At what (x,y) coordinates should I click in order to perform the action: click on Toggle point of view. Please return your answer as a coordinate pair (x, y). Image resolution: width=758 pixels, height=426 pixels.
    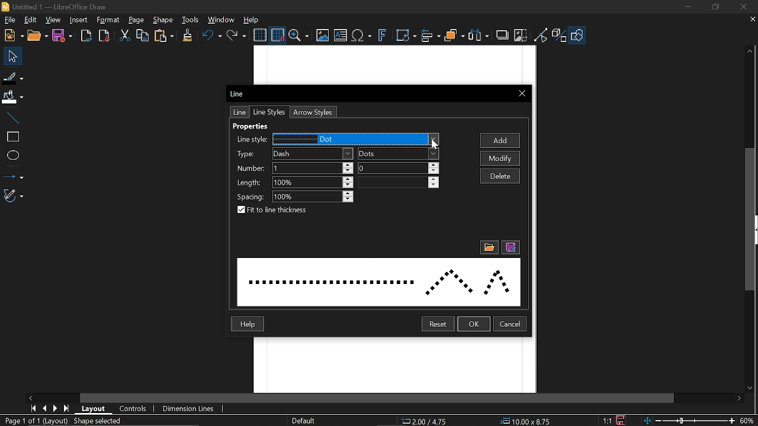
    Looking at the image, I should click on (541, 35).